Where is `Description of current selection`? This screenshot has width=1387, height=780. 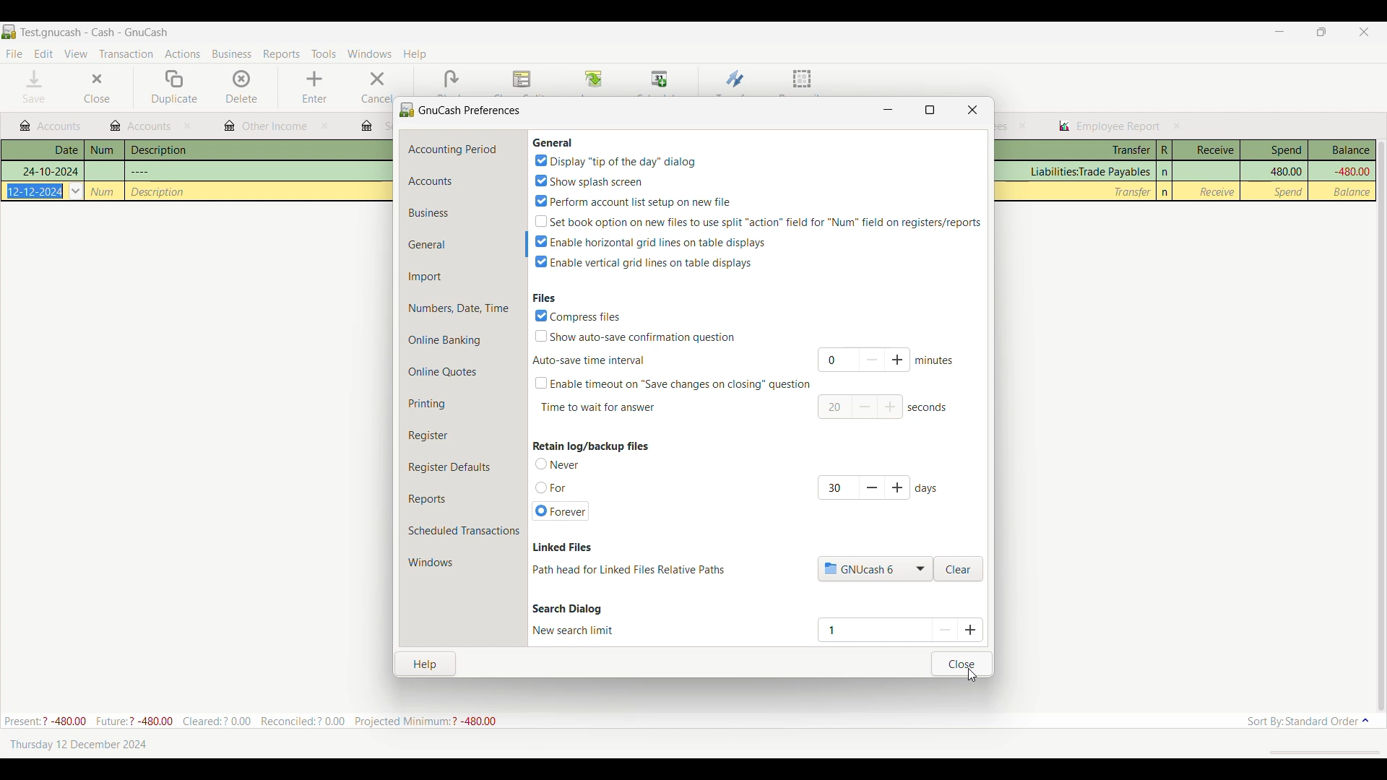 Description of current selection is located at coordinates (563, 548).